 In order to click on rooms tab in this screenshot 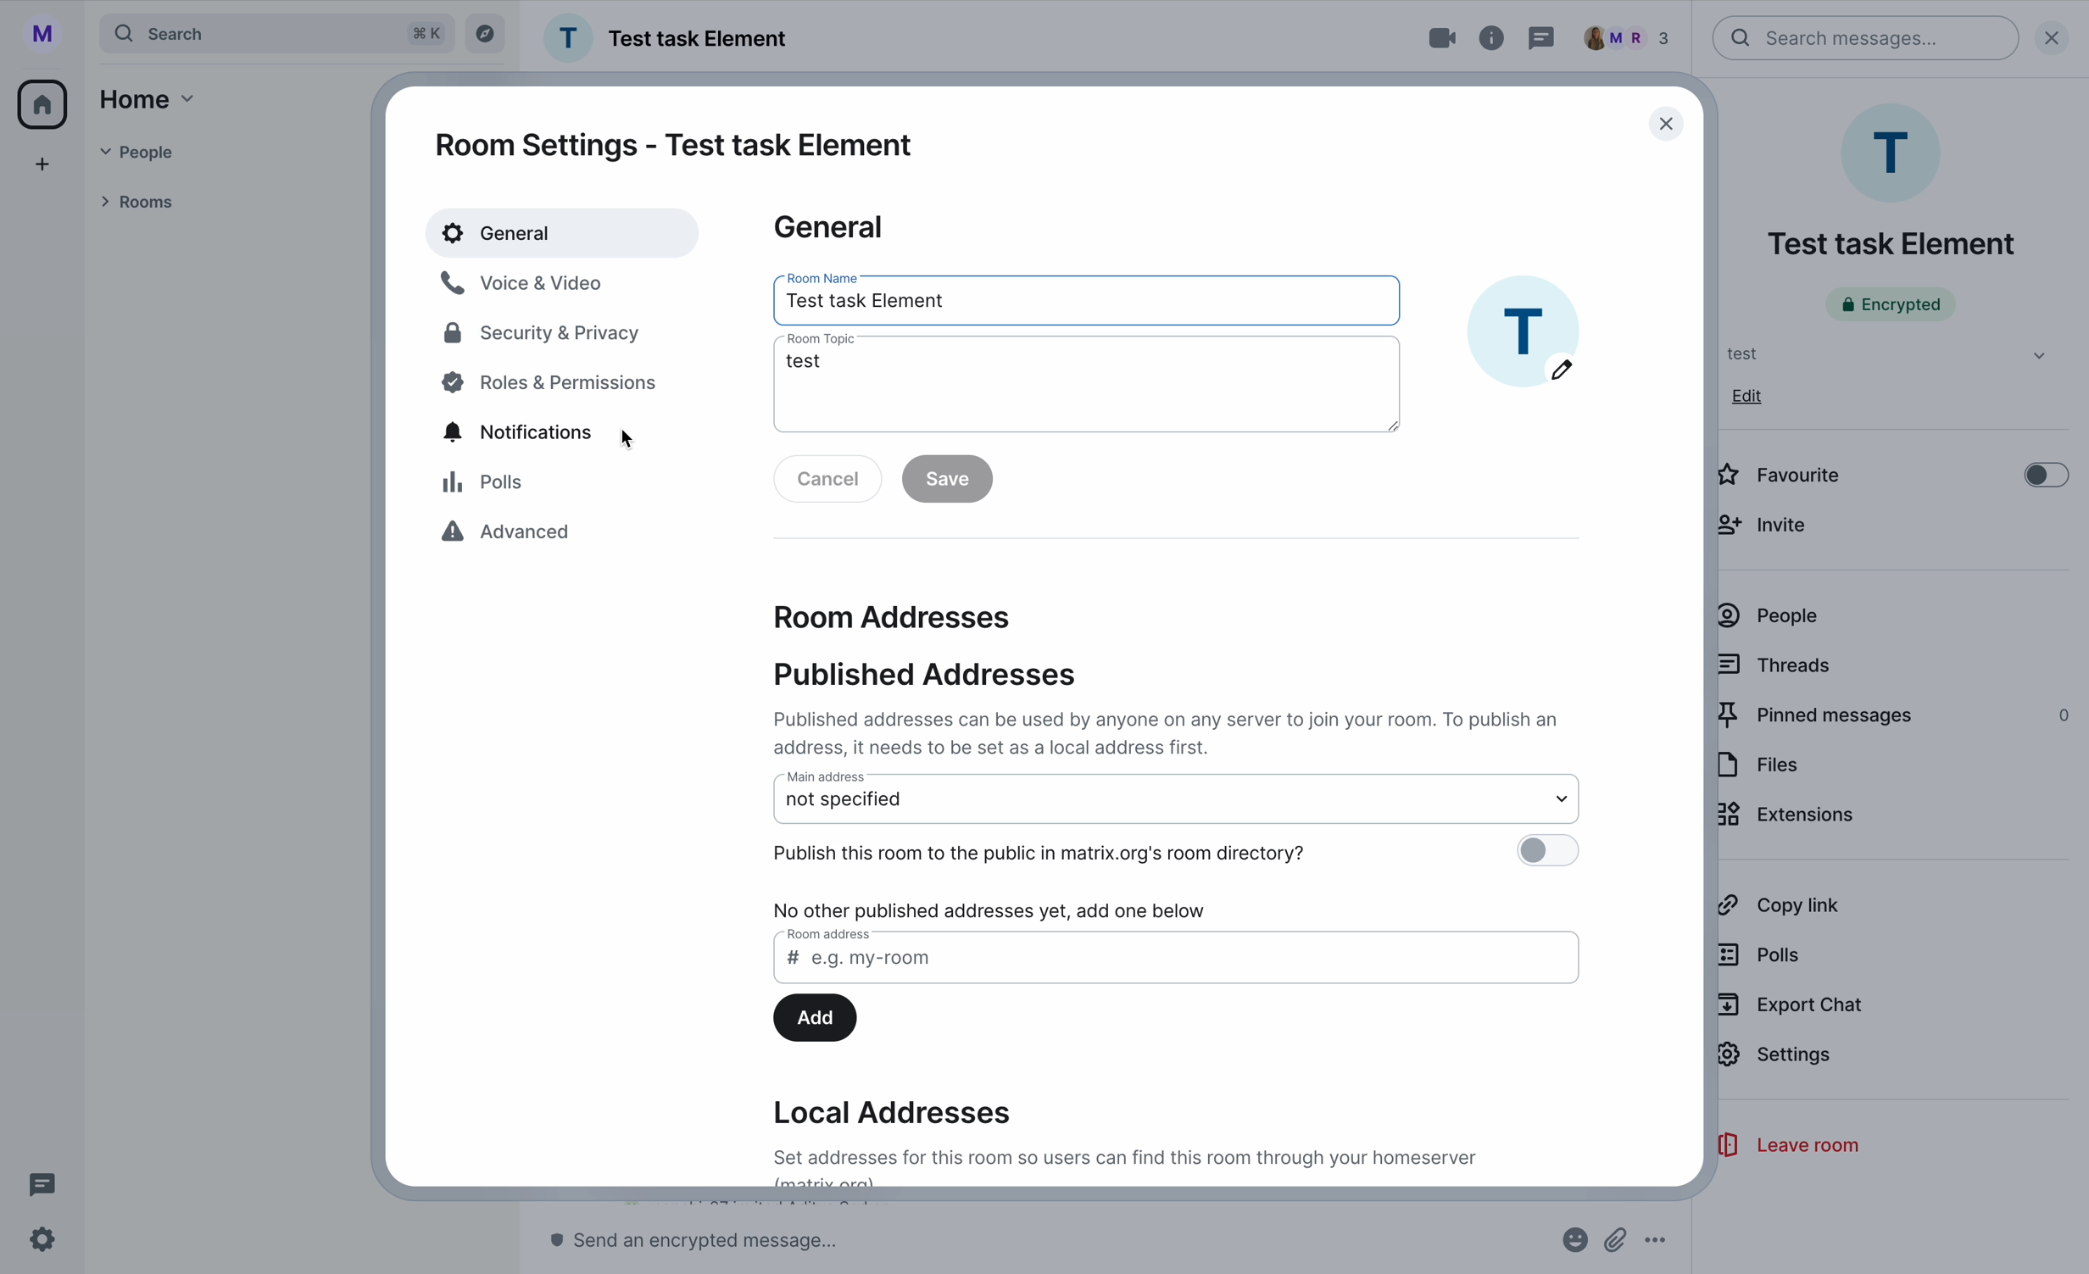, I will do `click(210, 196)`.